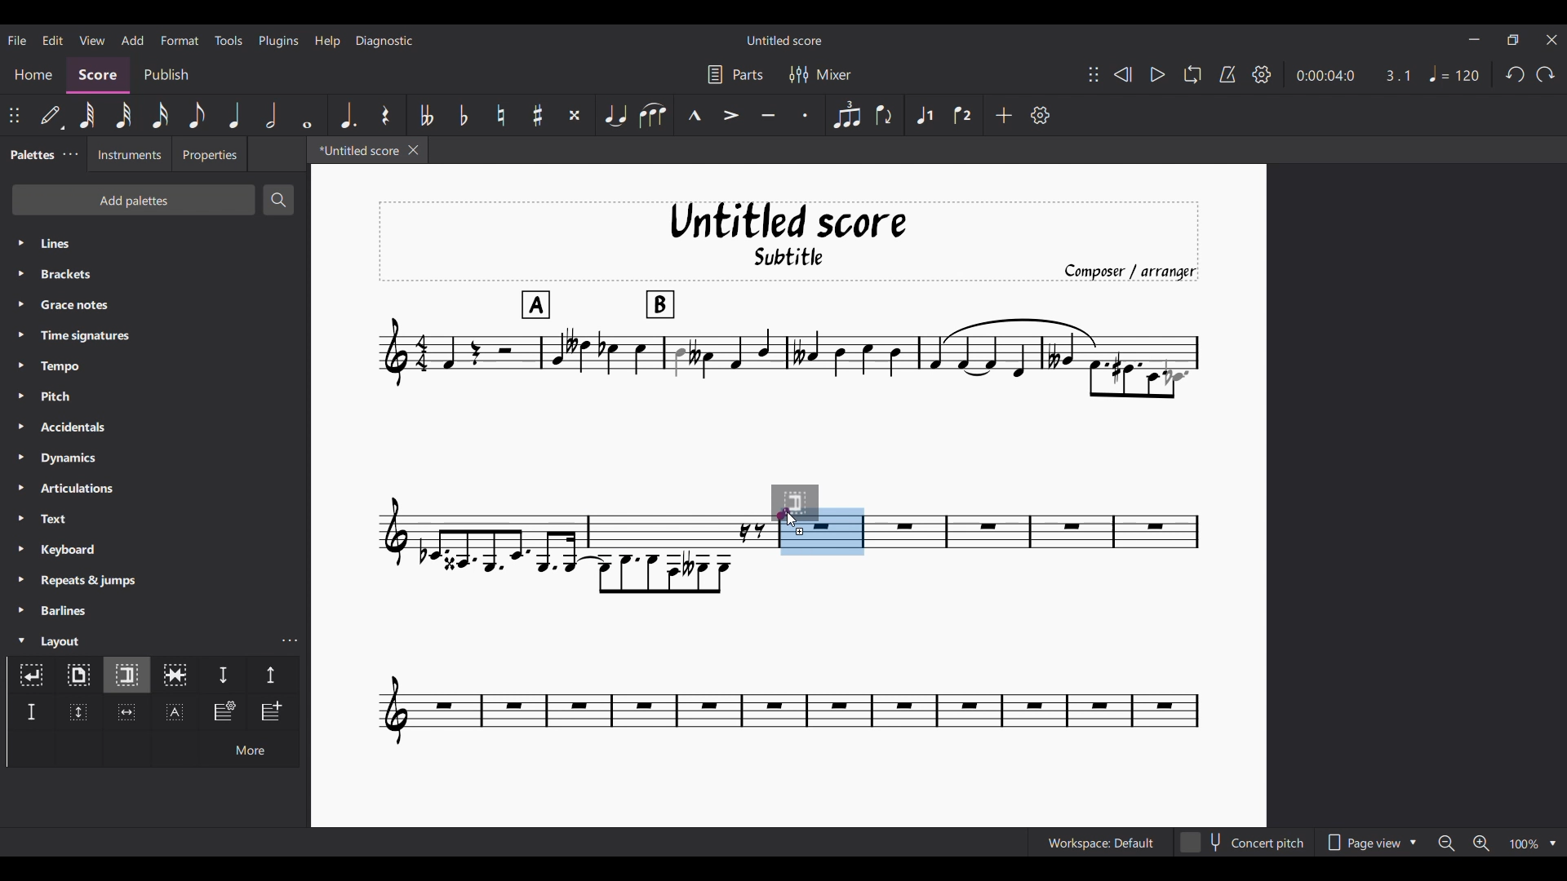  What do you see at coordinates (17, 40) in the screenshot?
I see `File menu` at bounding box center [17, 40].